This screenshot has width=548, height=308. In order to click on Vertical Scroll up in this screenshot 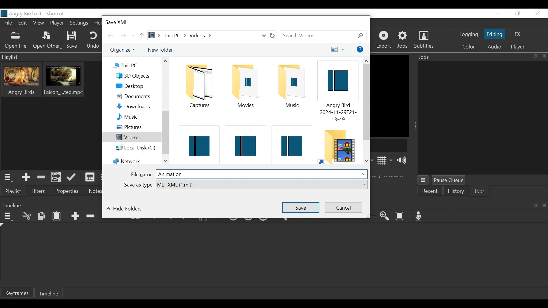, I will do `click(368, 102)`.